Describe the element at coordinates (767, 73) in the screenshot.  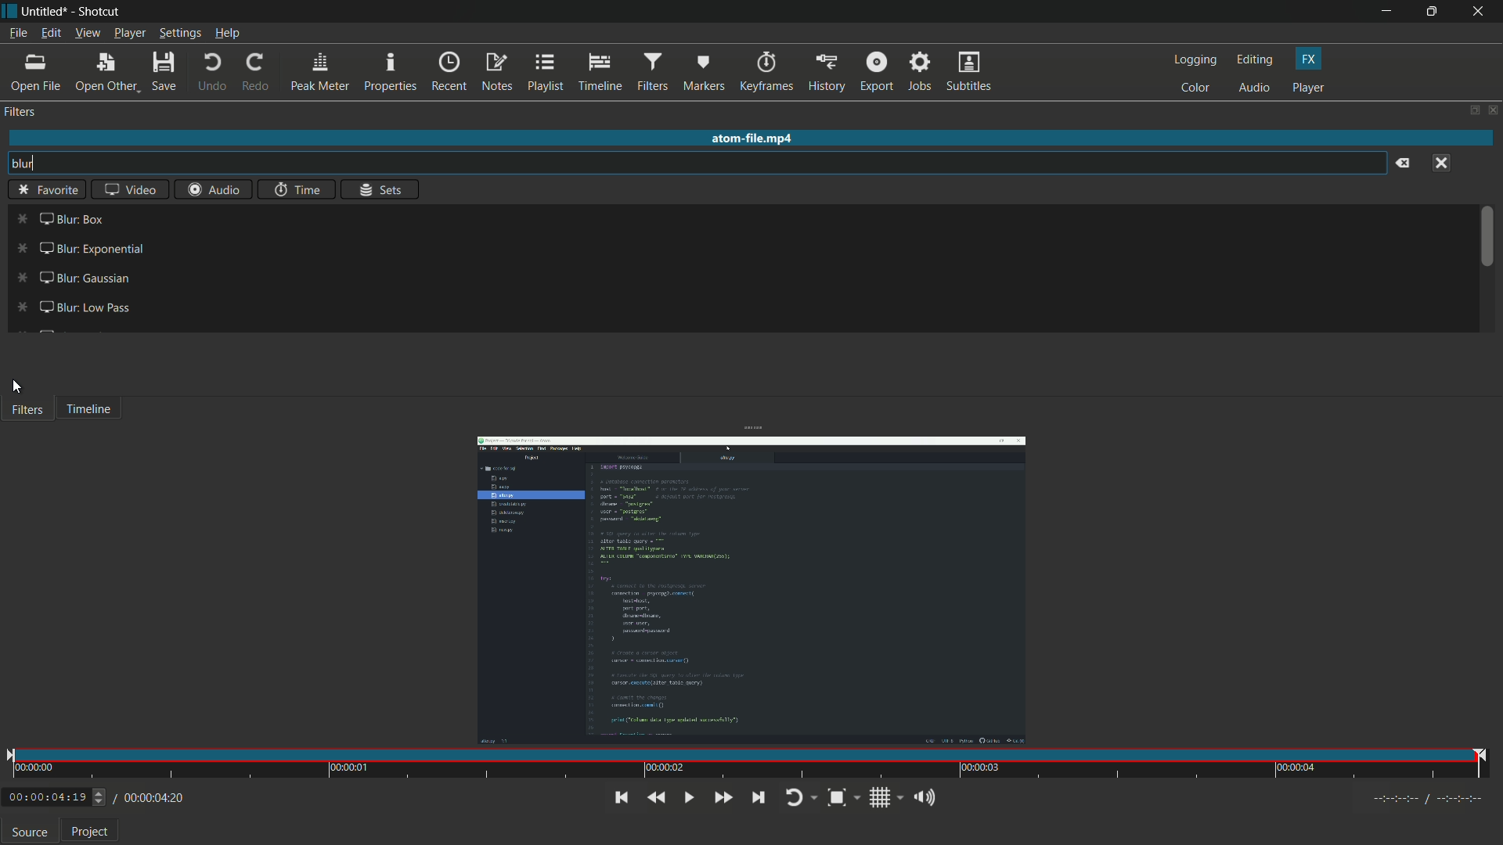
I see `keyframes` at that location.